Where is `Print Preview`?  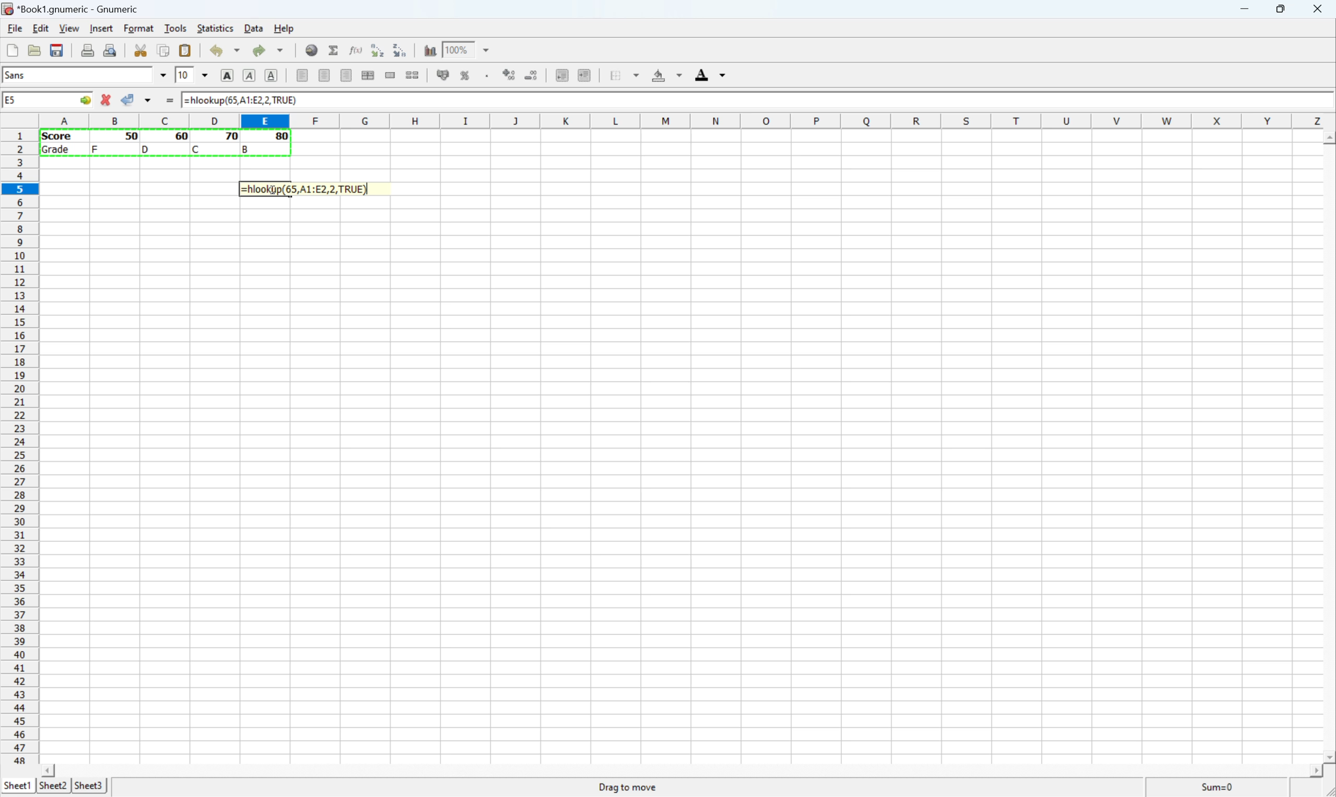 Print Preview is located at coordinates (113, 50).